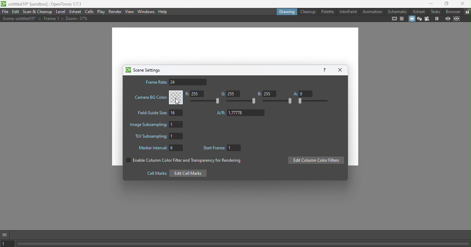 This screenshot has width=471, height=247. I want to click on 3D view, so click(419, 18).